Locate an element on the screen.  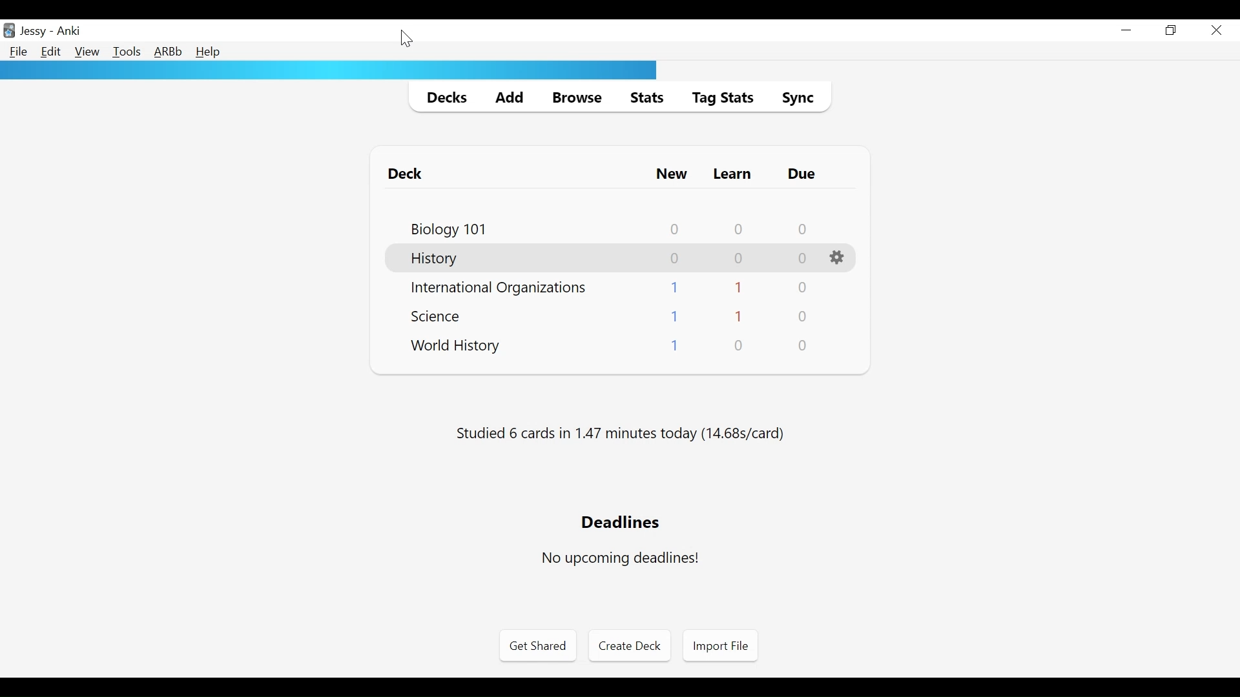
Help is located at coordinates (211, 52).